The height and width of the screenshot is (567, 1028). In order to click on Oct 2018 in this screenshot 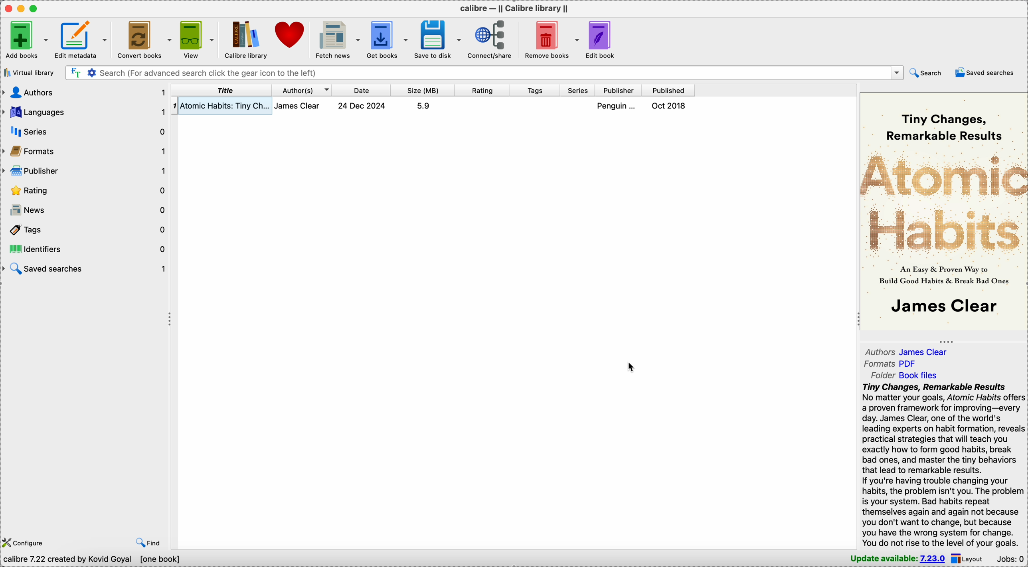, I will do `click(670, 106)`.